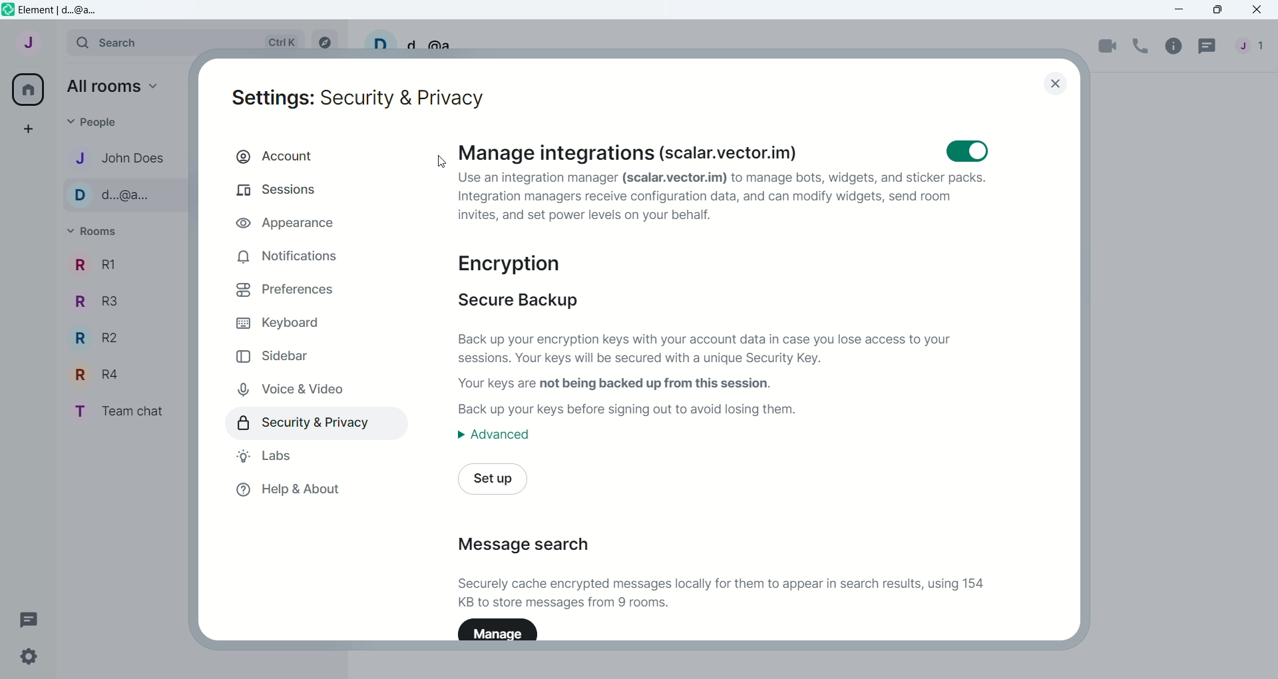 This screenshot has width=1278, height=679. I want to click on R R1, so click(99, 264).